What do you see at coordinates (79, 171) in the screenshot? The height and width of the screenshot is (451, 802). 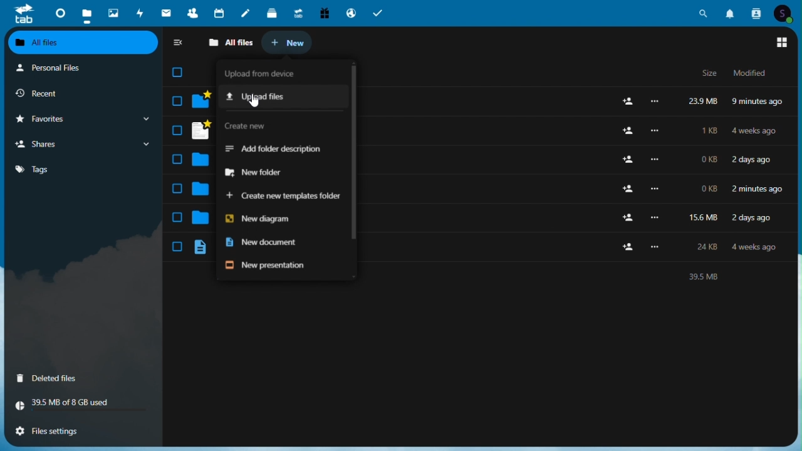 I see `Tags` at bounding box center [79, 171].